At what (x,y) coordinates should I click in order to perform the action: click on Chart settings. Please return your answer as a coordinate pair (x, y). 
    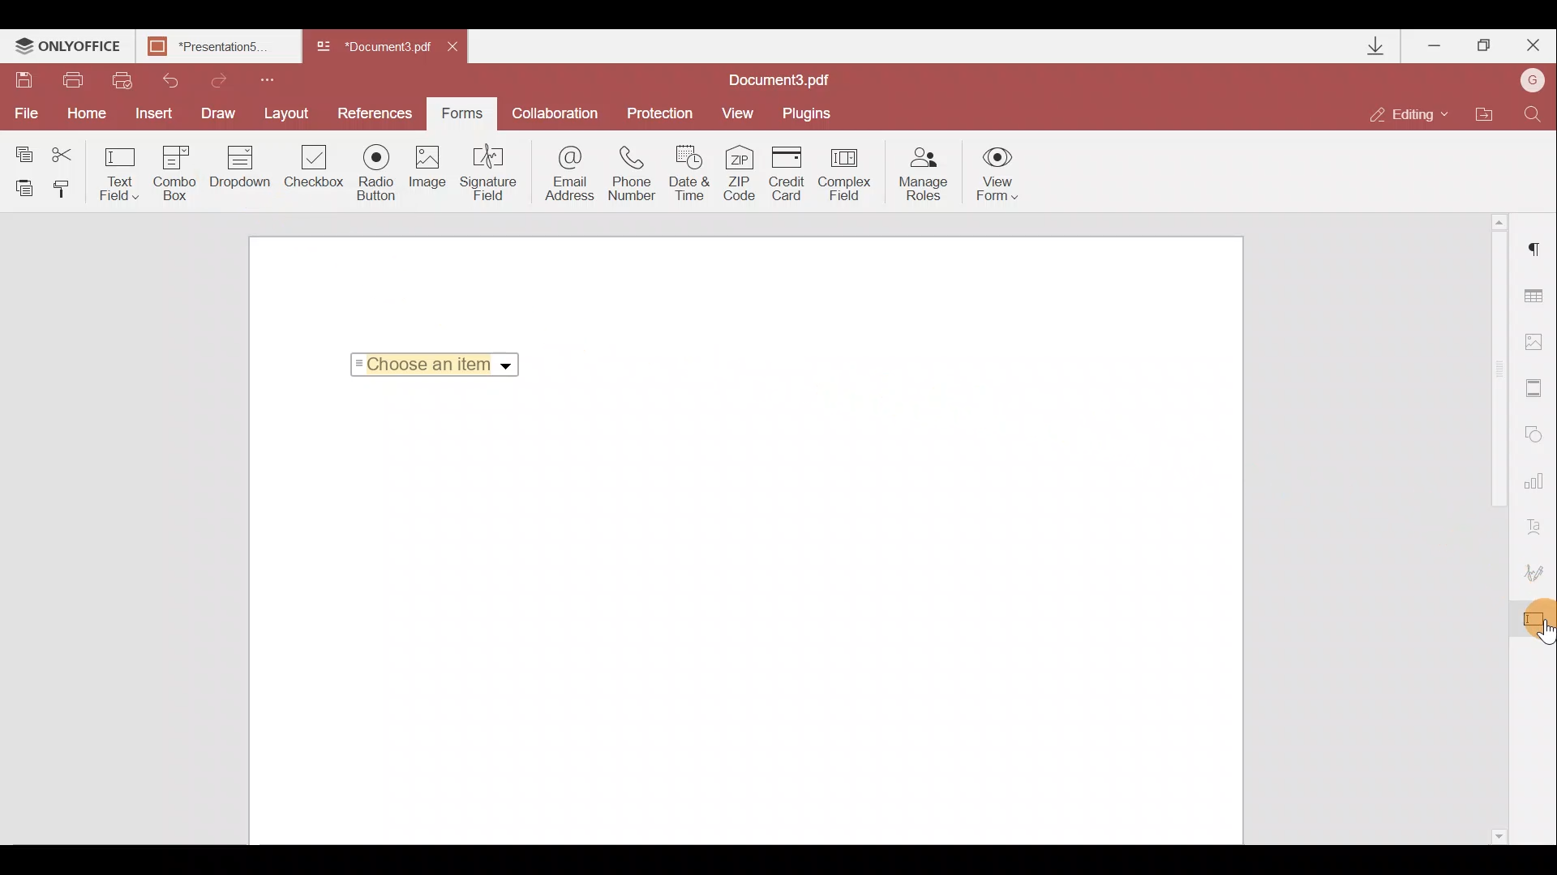
    Looking at the image, I should click on (1538, 481).